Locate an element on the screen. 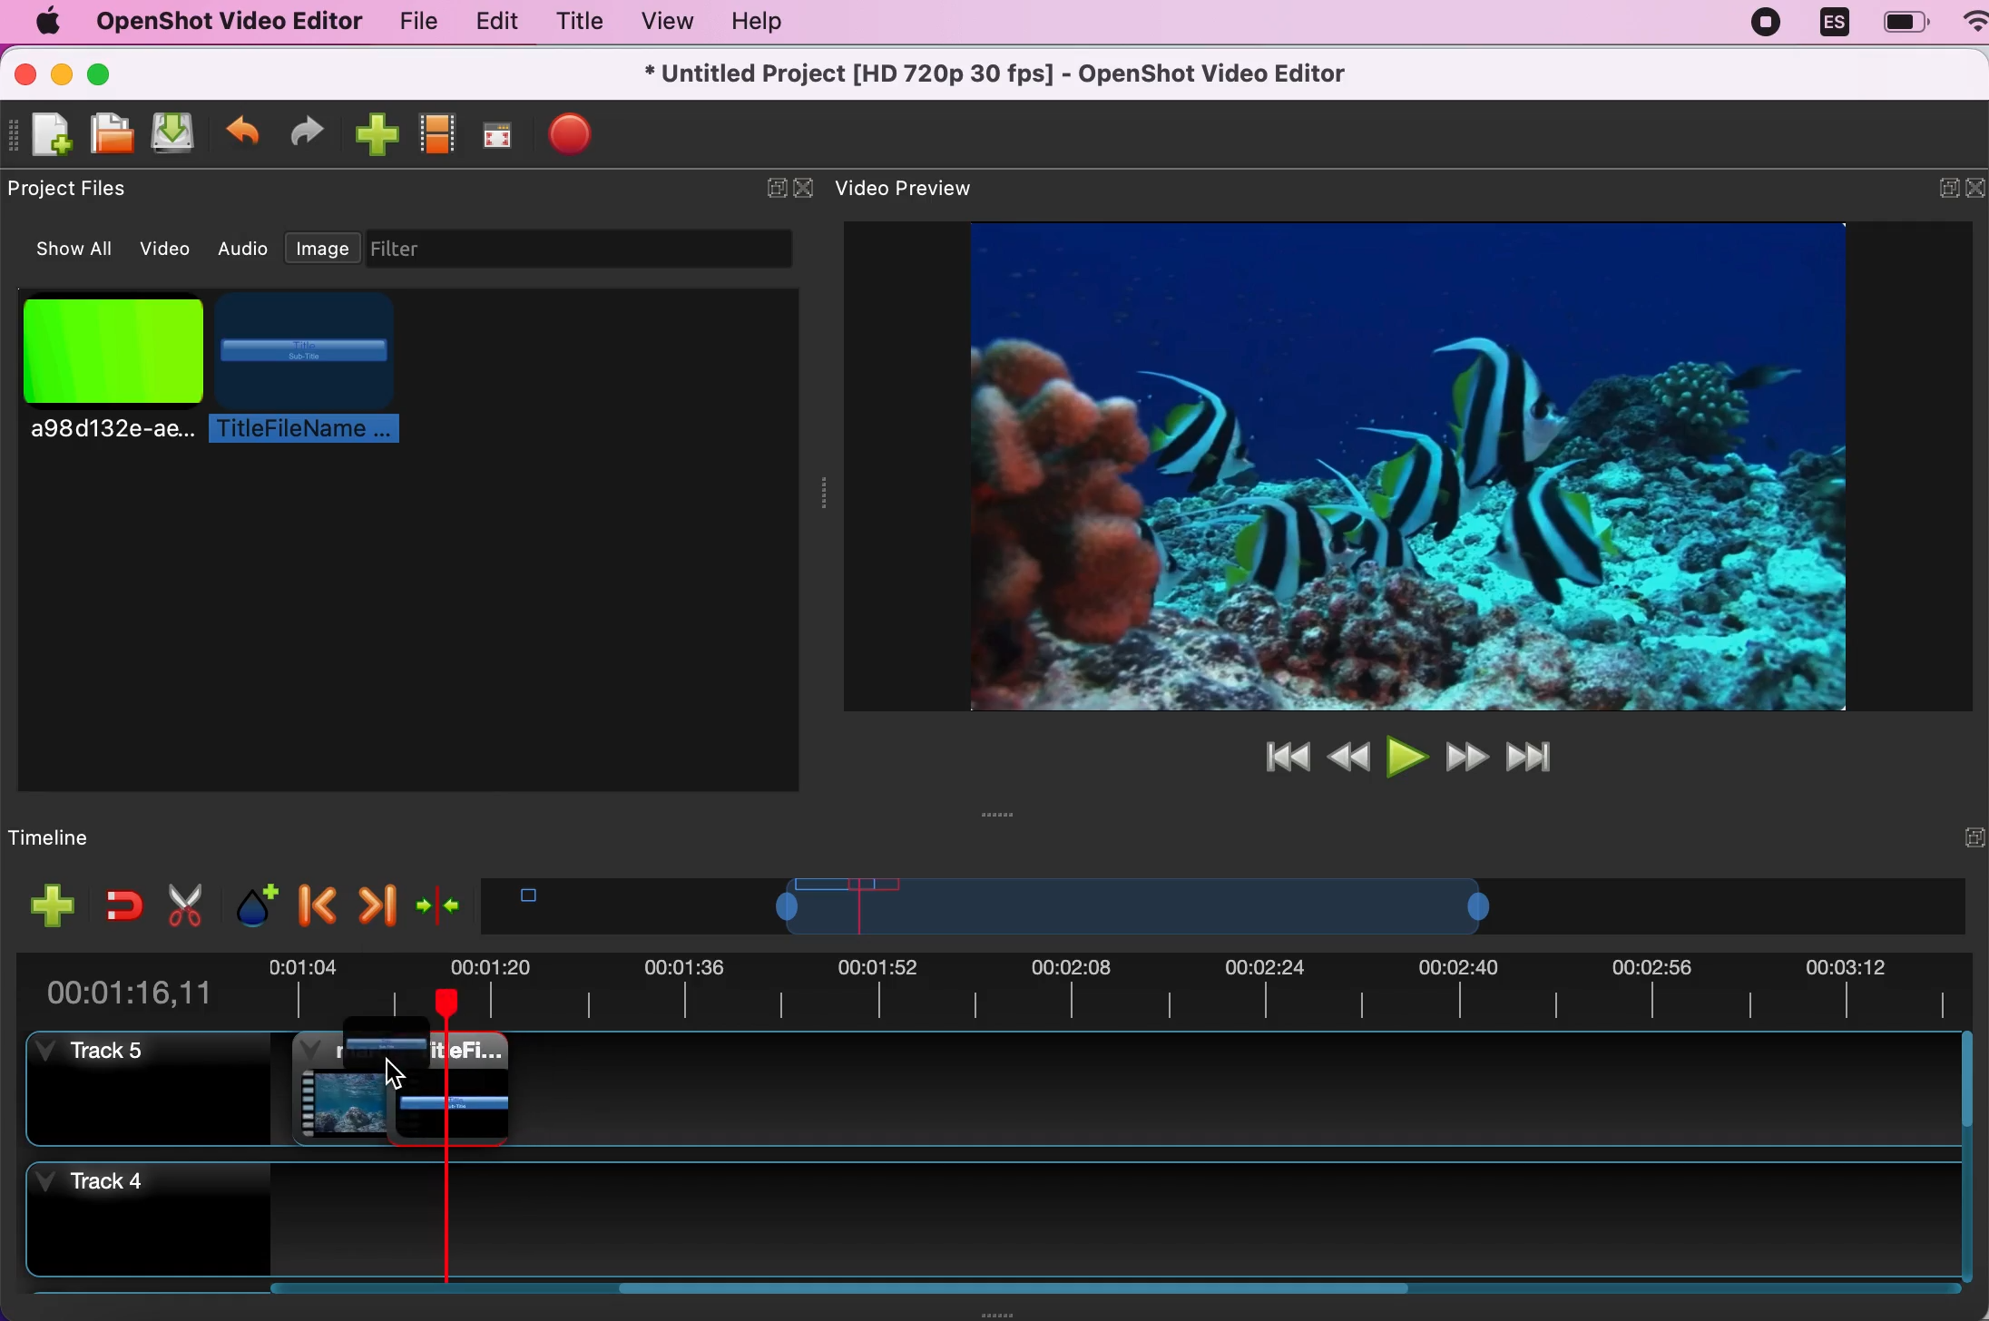 This screenshot has height=1321, width=1989. show all is located at coordinates (64, 250).